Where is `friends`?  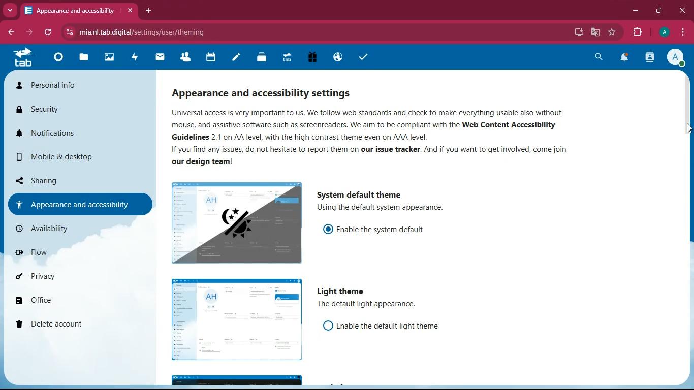 friends is located at coordinates (186, 59).